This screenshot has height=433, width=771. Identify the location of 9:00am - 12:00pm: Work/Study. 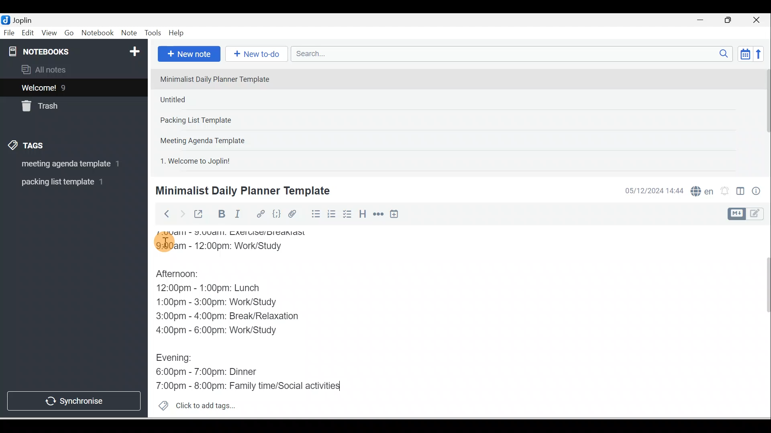
(226, 248).